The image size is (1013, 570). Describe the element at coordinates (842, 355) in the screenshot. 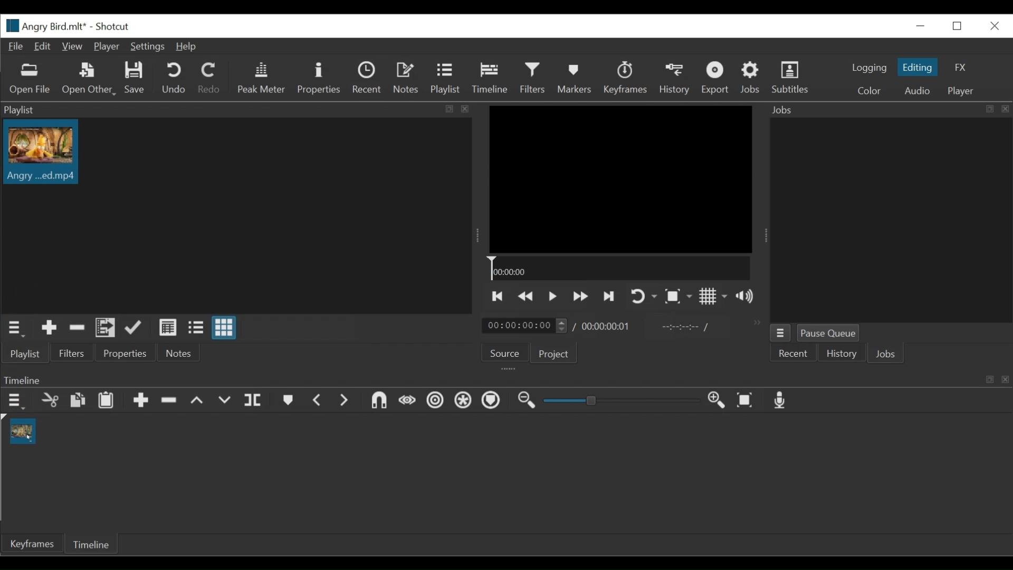

I see `History` at that location.